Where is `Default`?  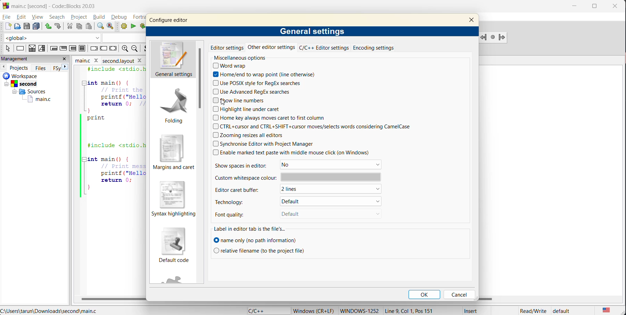
Default is located at coordinates (315, 214).